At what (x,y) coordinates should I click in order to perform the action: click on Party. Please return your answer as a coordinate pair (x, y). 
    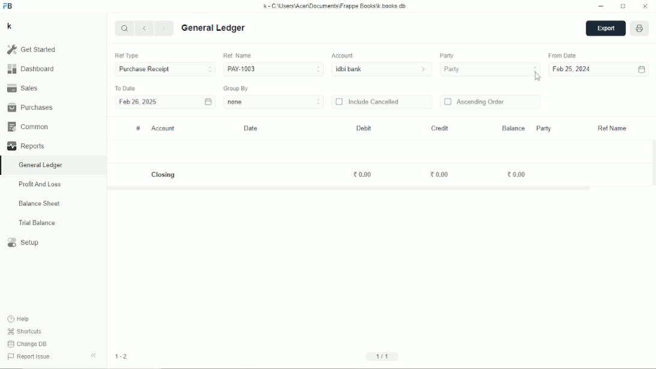
    Looking at the image, I should click on (447, 56).